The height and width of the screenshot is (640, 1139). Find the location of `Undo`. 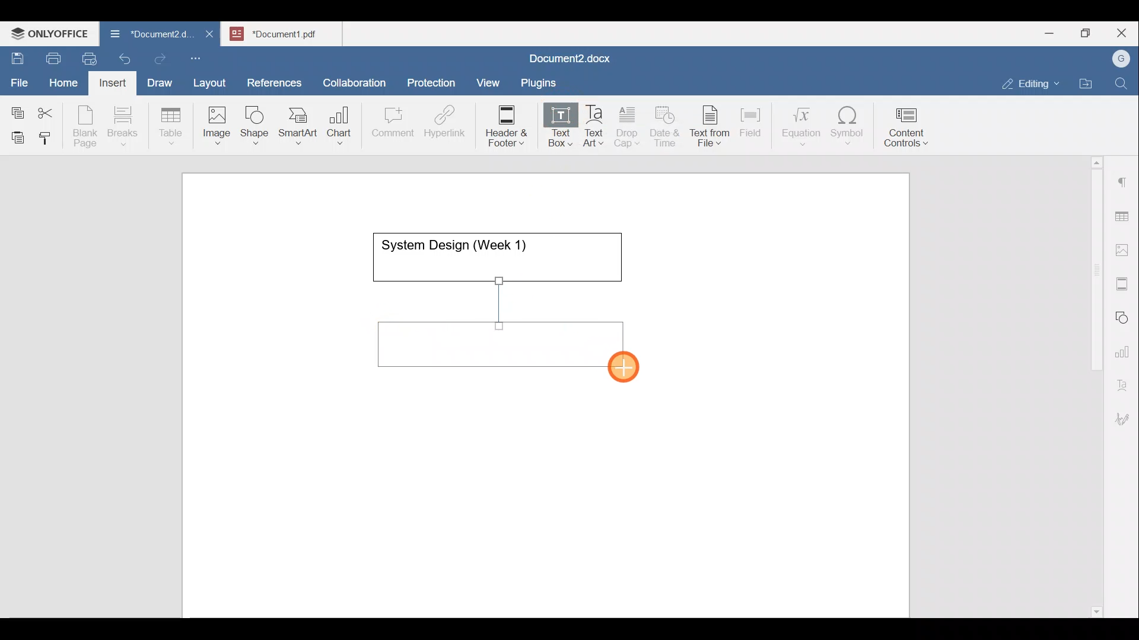

Undo is located at coordinates (122, 57).